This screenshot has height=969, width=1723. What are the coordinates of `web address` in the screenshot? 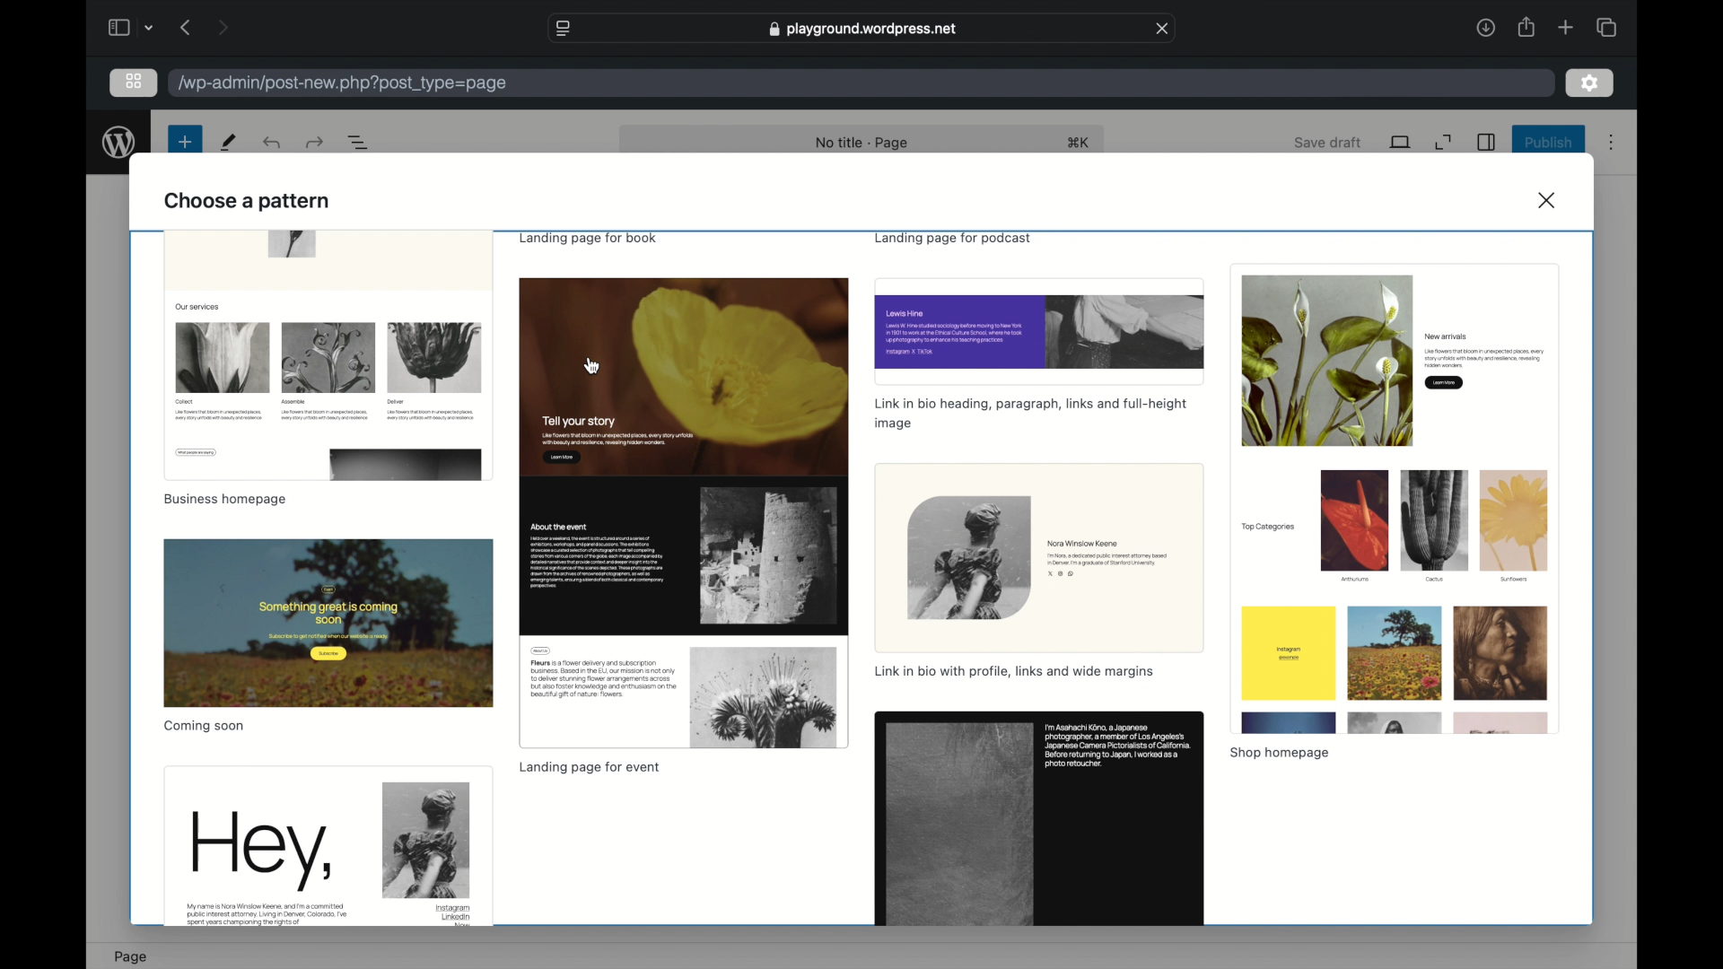 It's located at (862, 27).